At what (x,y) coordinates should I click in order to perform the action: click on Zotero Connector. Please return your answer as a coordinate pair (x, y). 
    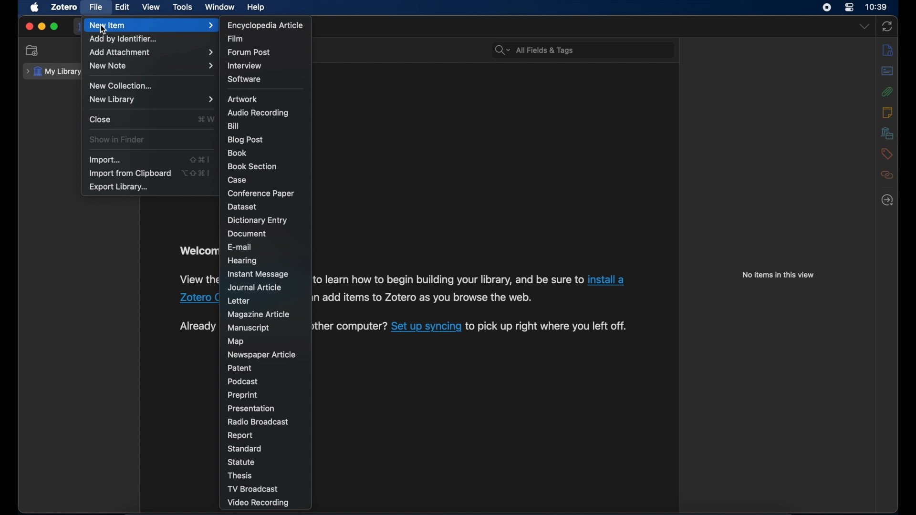
    Looking at the image, I should click on (199, 297).